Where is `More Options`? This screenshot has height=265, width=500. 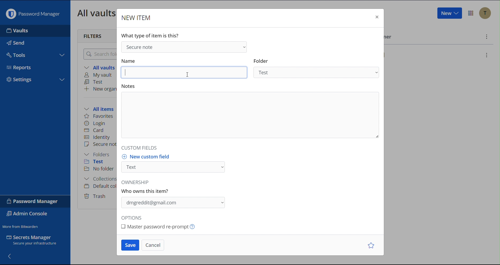 More Options is located at coordinates (471, 13).